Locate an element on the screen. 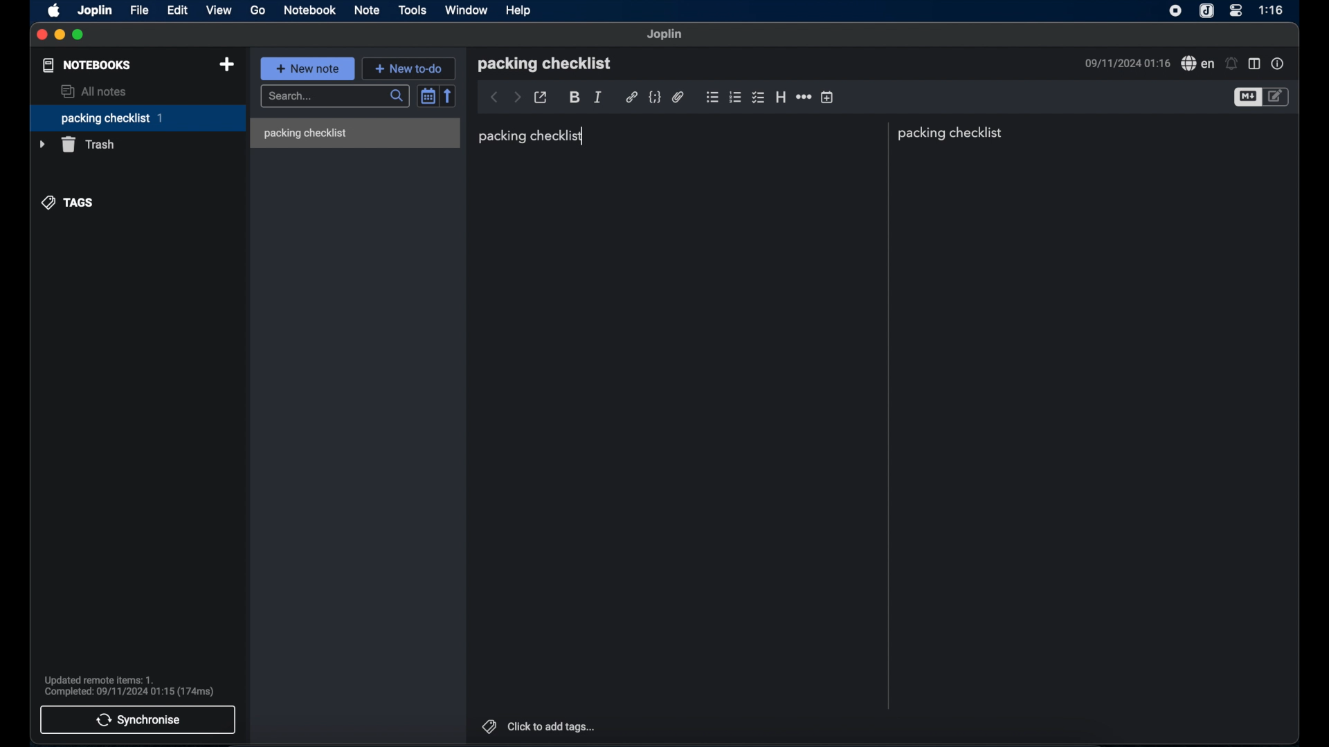  tags is located at coordinates (67, 203).